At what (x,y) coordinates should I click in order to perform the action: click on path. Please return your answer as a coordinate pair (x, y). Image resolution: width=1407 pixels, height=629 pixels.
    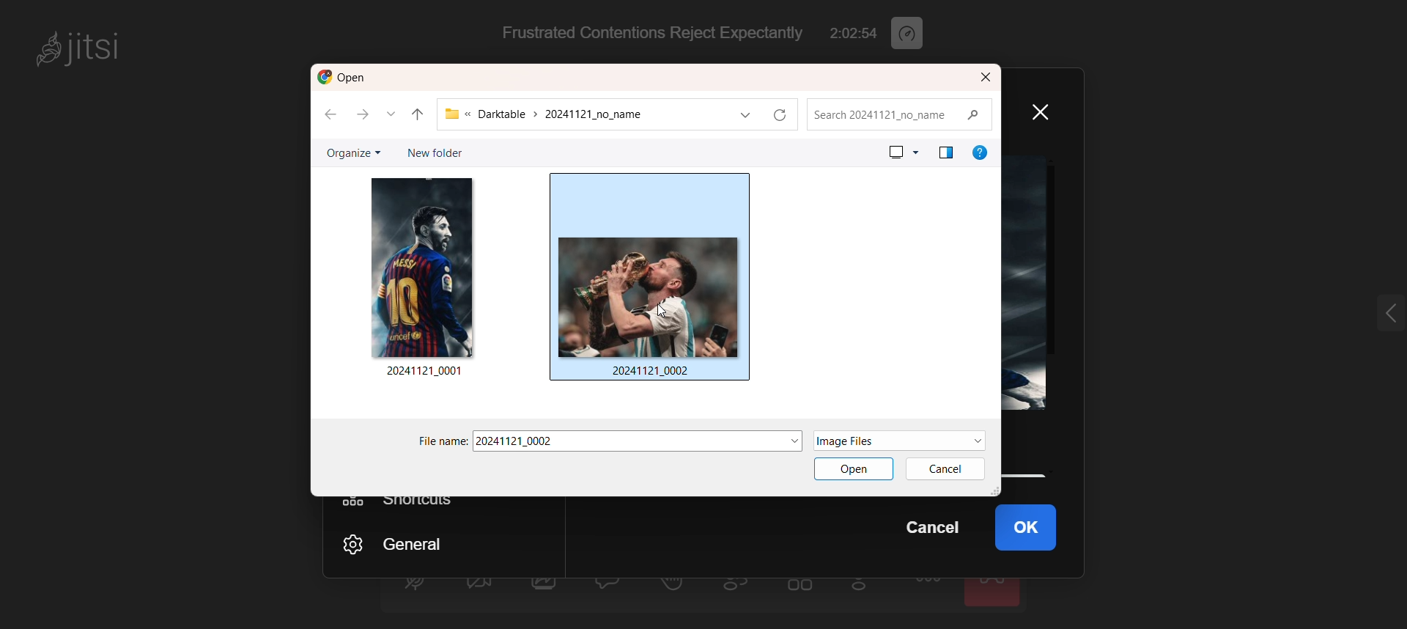
    Looking at the image, I should click on (577, 115).